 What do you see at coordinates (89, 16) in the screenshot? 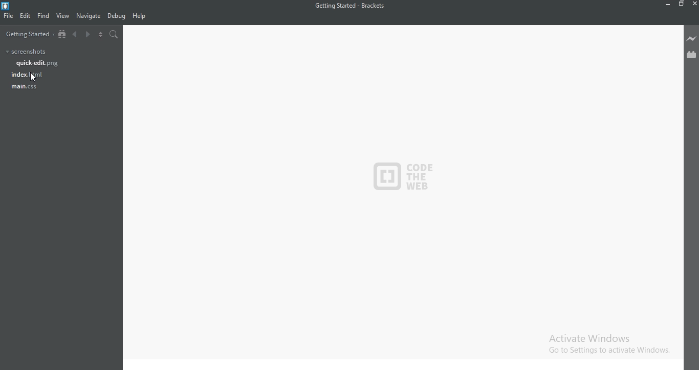
I see `navigate` at bounding box center [89, 16].